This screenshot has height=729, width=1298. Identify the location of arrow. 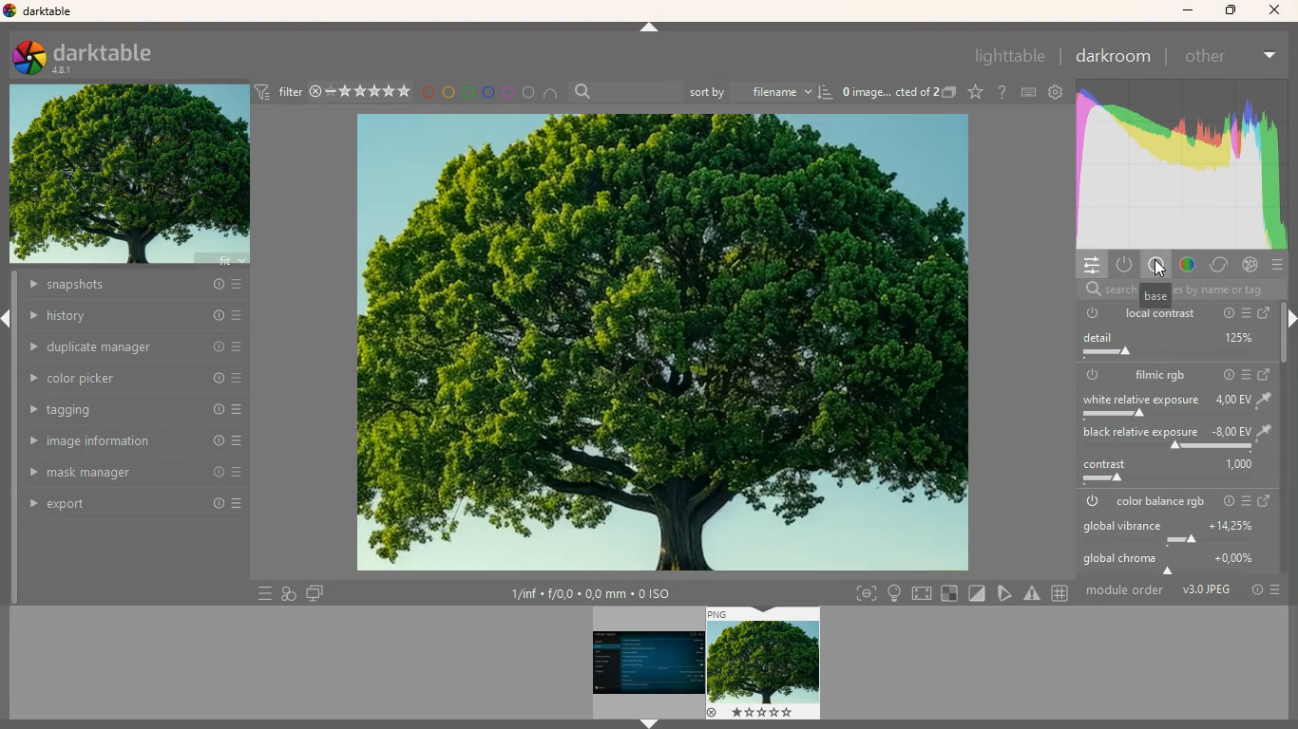
(9, 319).